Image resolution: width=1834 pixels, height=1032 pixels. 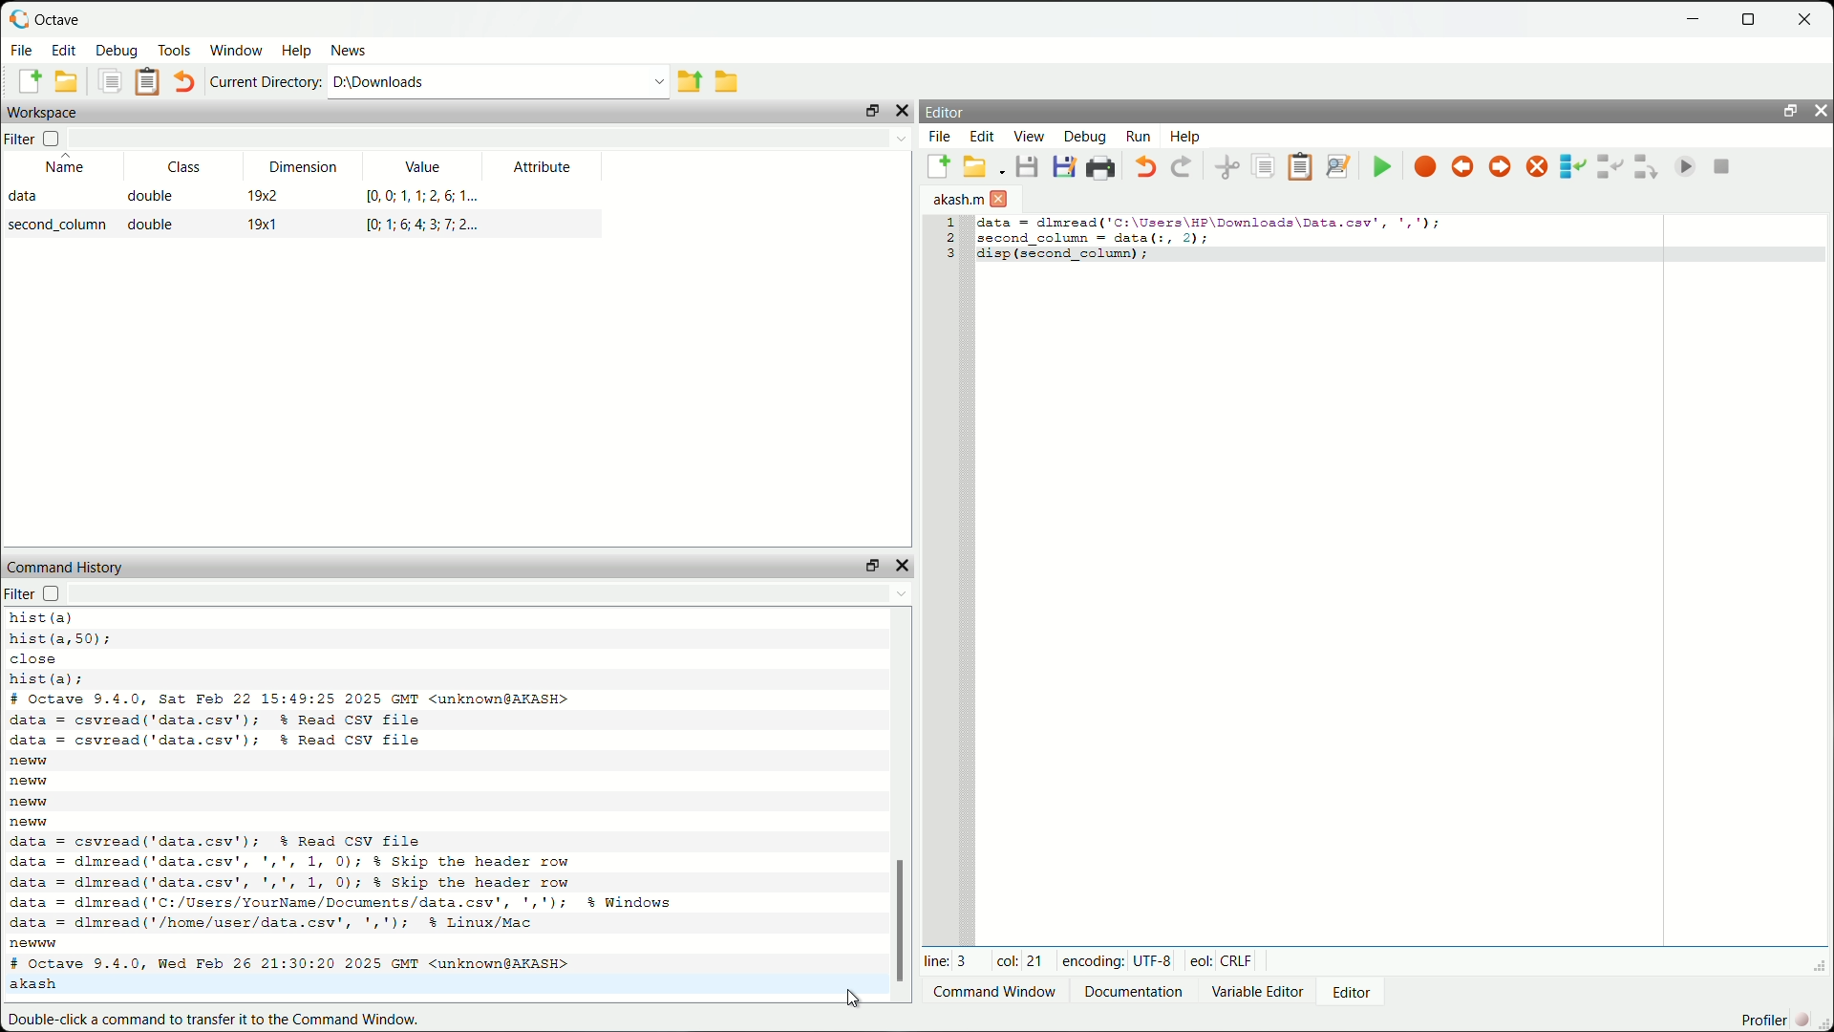 What do you see at coordinates (1105, 166) in the screenshot?
I see `print` at bounding box center [1105, 166].